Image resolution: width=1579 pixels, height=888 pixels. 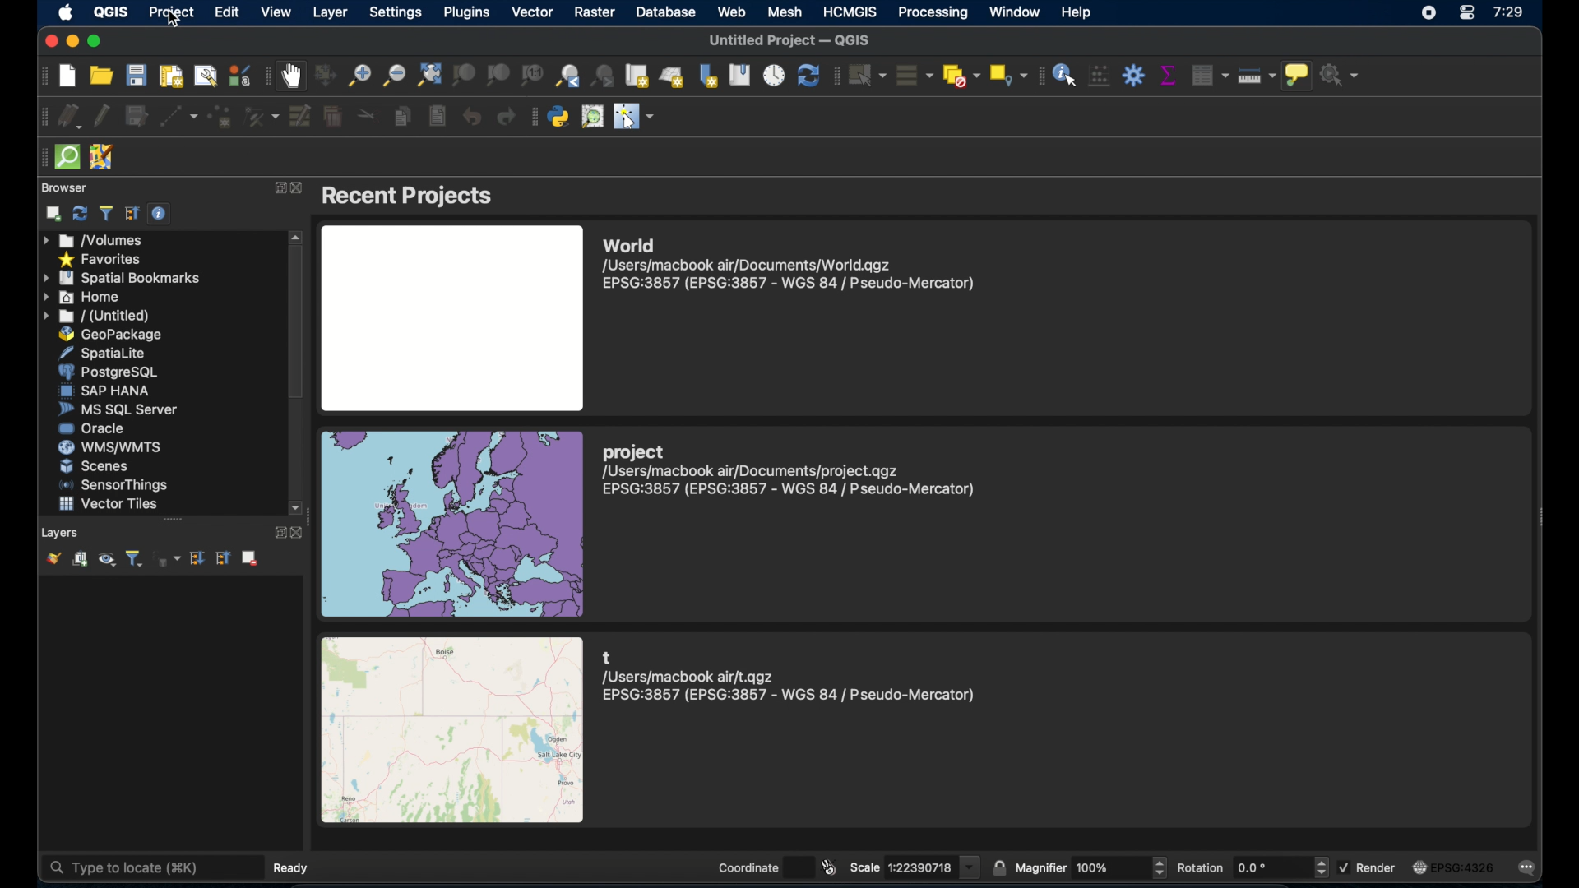 What do you see at coordinates (251, 557) in the screenshot?
I see `remove layer/group` at bounding box center [251, 557].